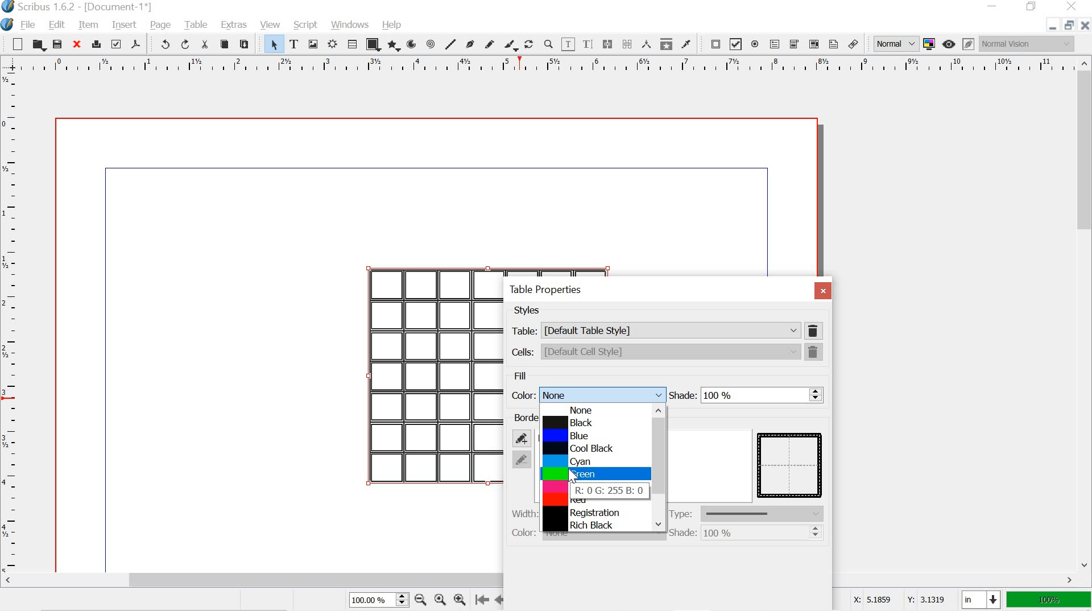  Describe the element at coordinates (115, 44) in the screenshot. I see `preflight verifier` at that location.